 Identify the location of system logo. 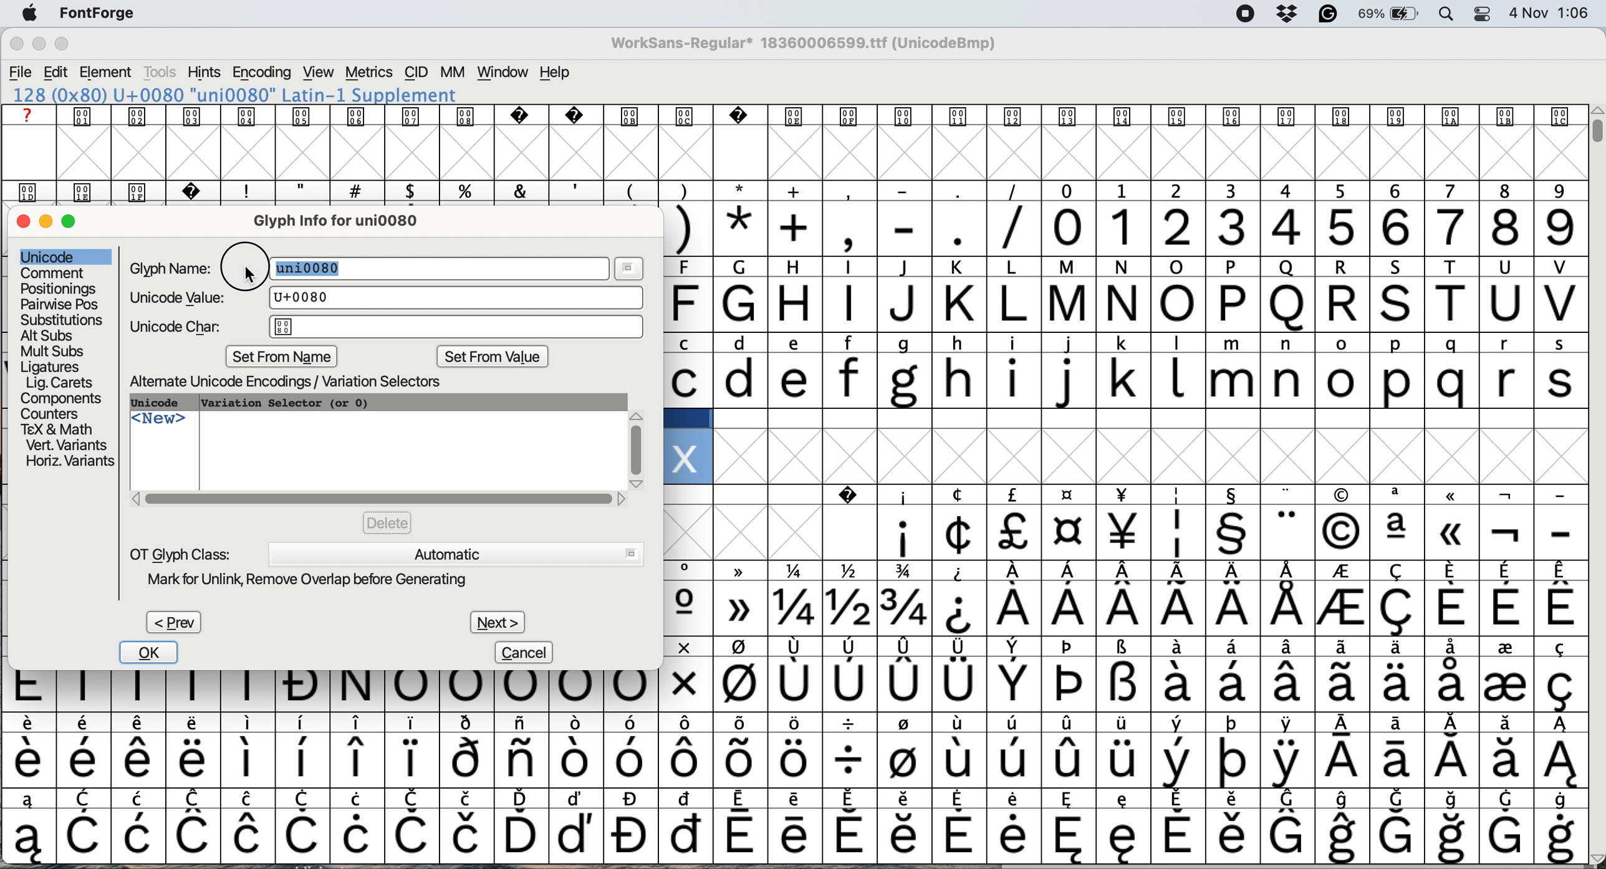
(35, 14).